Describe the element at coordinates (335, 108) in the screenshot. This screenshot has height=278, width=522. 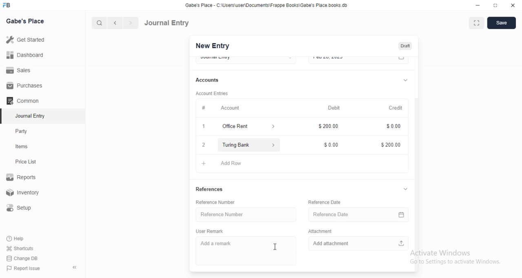
I see `Debit` at that location.